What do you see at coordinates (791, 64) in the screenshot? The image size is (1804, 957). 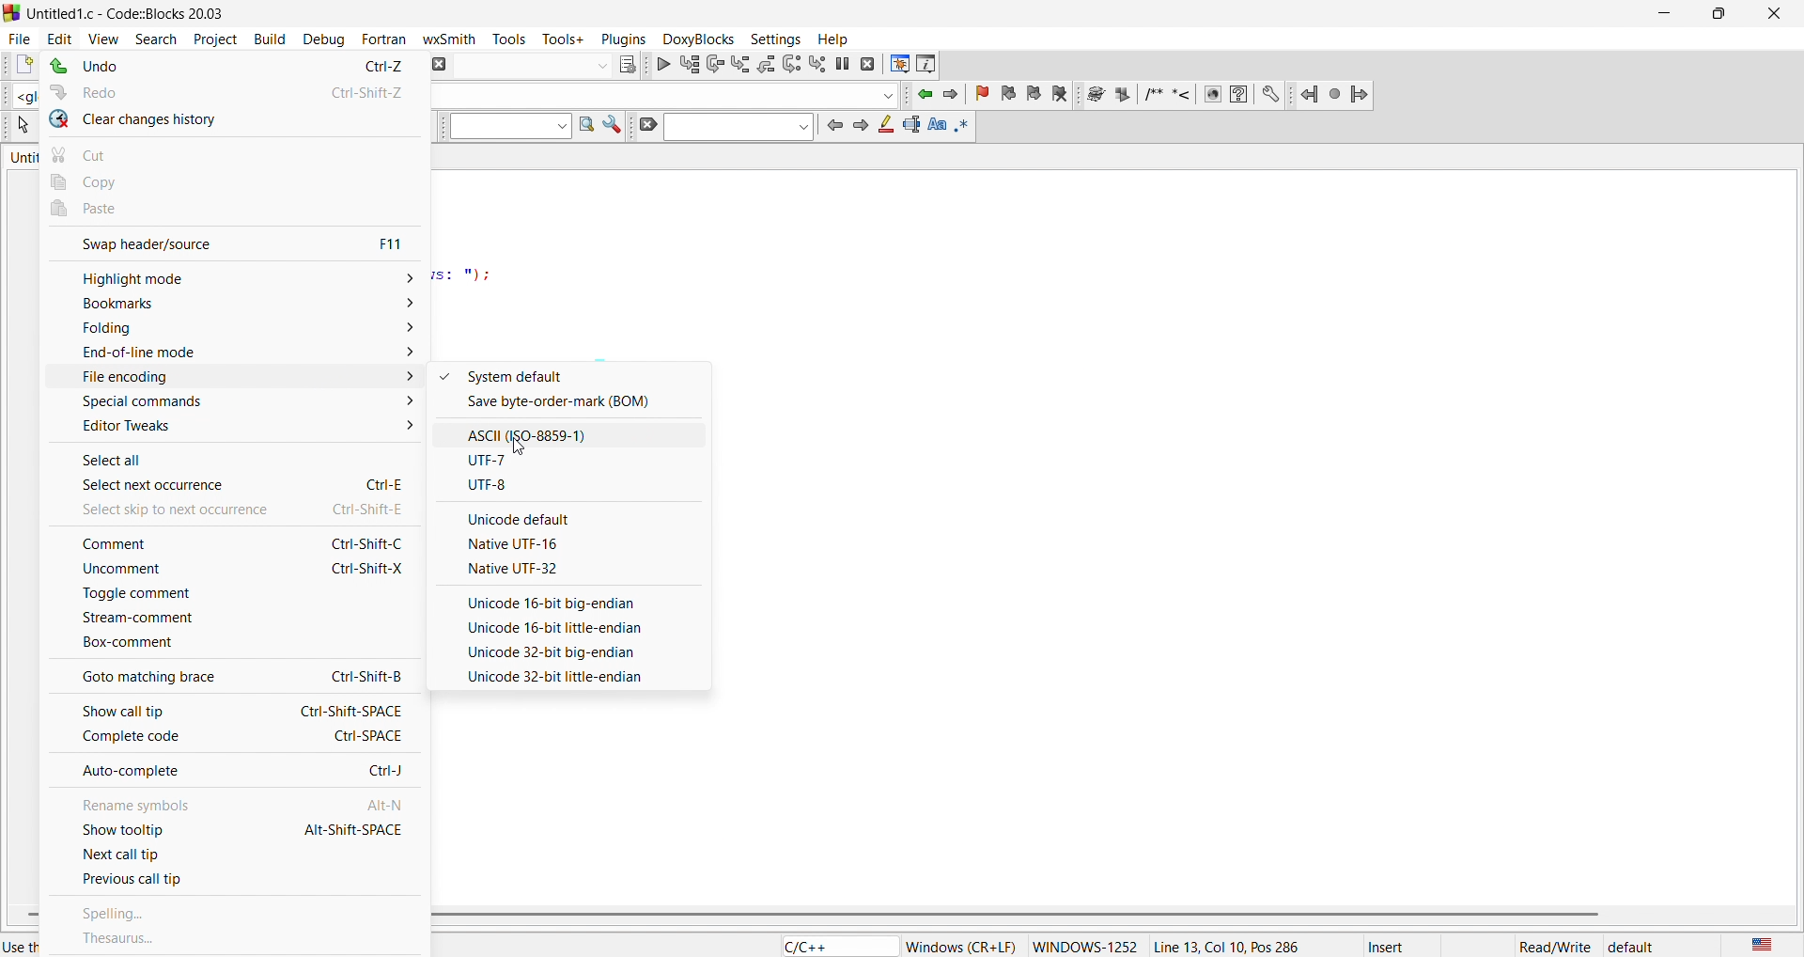 I see `next instruction` at bounding box center [791, 64].